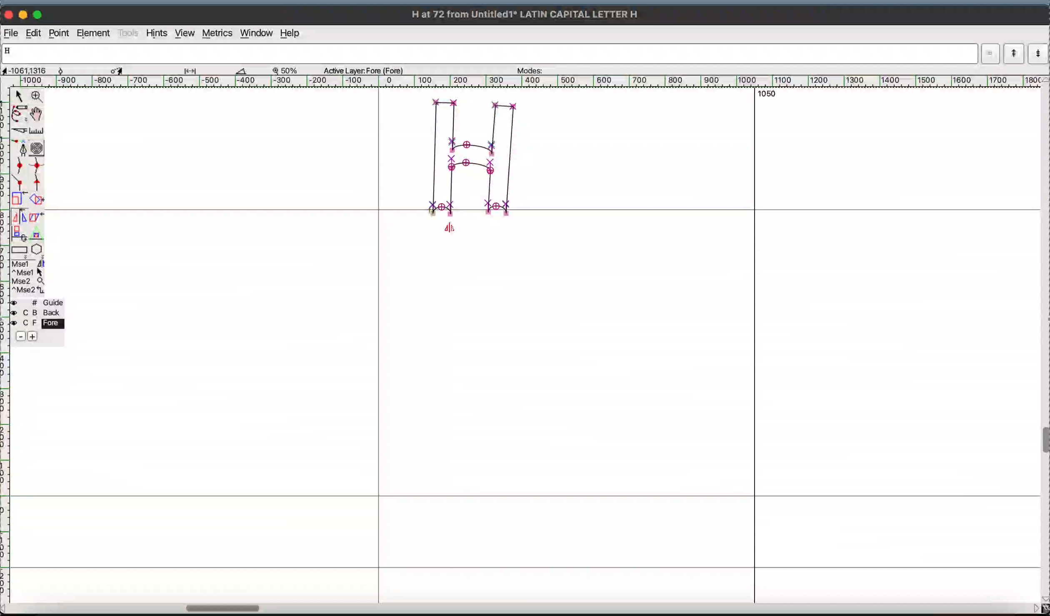 This screenshot has width=1050, height=616. Describe the element at coordinates (19, 233) in the screenshot. I see `3d rotate` at that location.